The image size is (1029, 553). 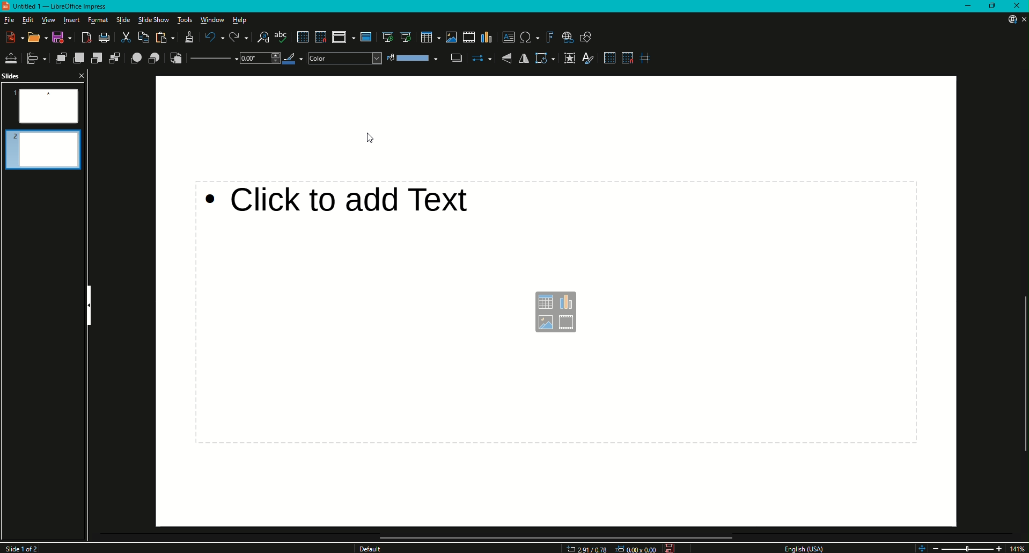 What do you see at coordinates (34, 37) in the screenshot?
I see `Open` at bounding box center [34, 37].